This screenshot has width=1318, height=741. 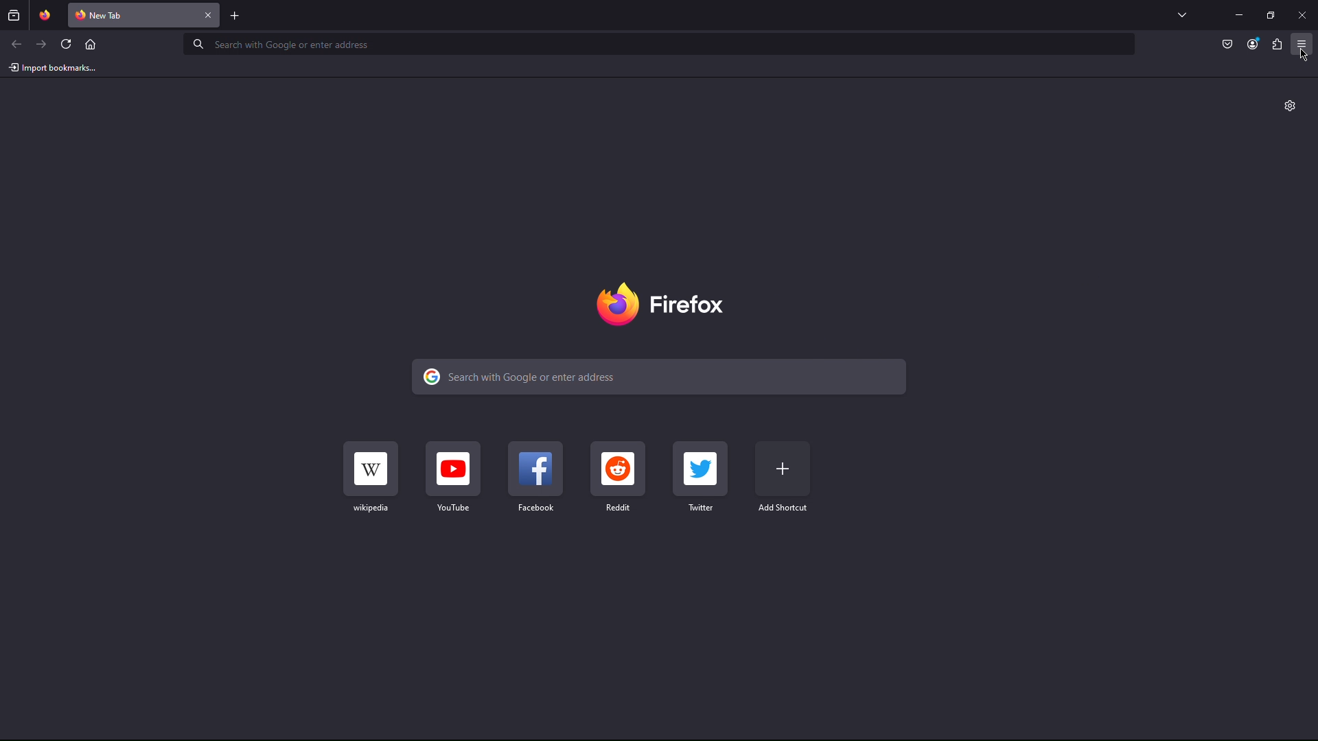 What do you see at coordinates (658, 377) in the screenshot?
I see `Search bar` at bounding box center [658, 377].